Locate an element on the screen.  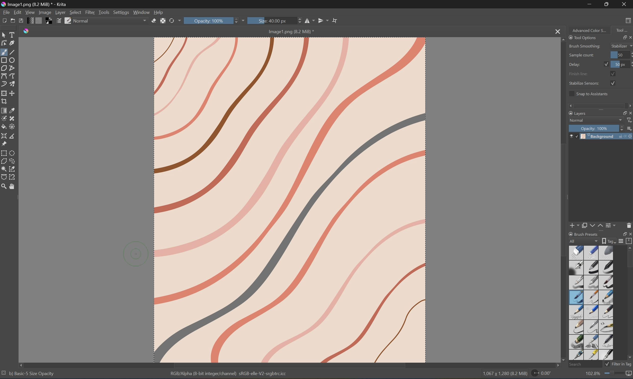
Elliptical selection tool is located at coordinates (14, 152).